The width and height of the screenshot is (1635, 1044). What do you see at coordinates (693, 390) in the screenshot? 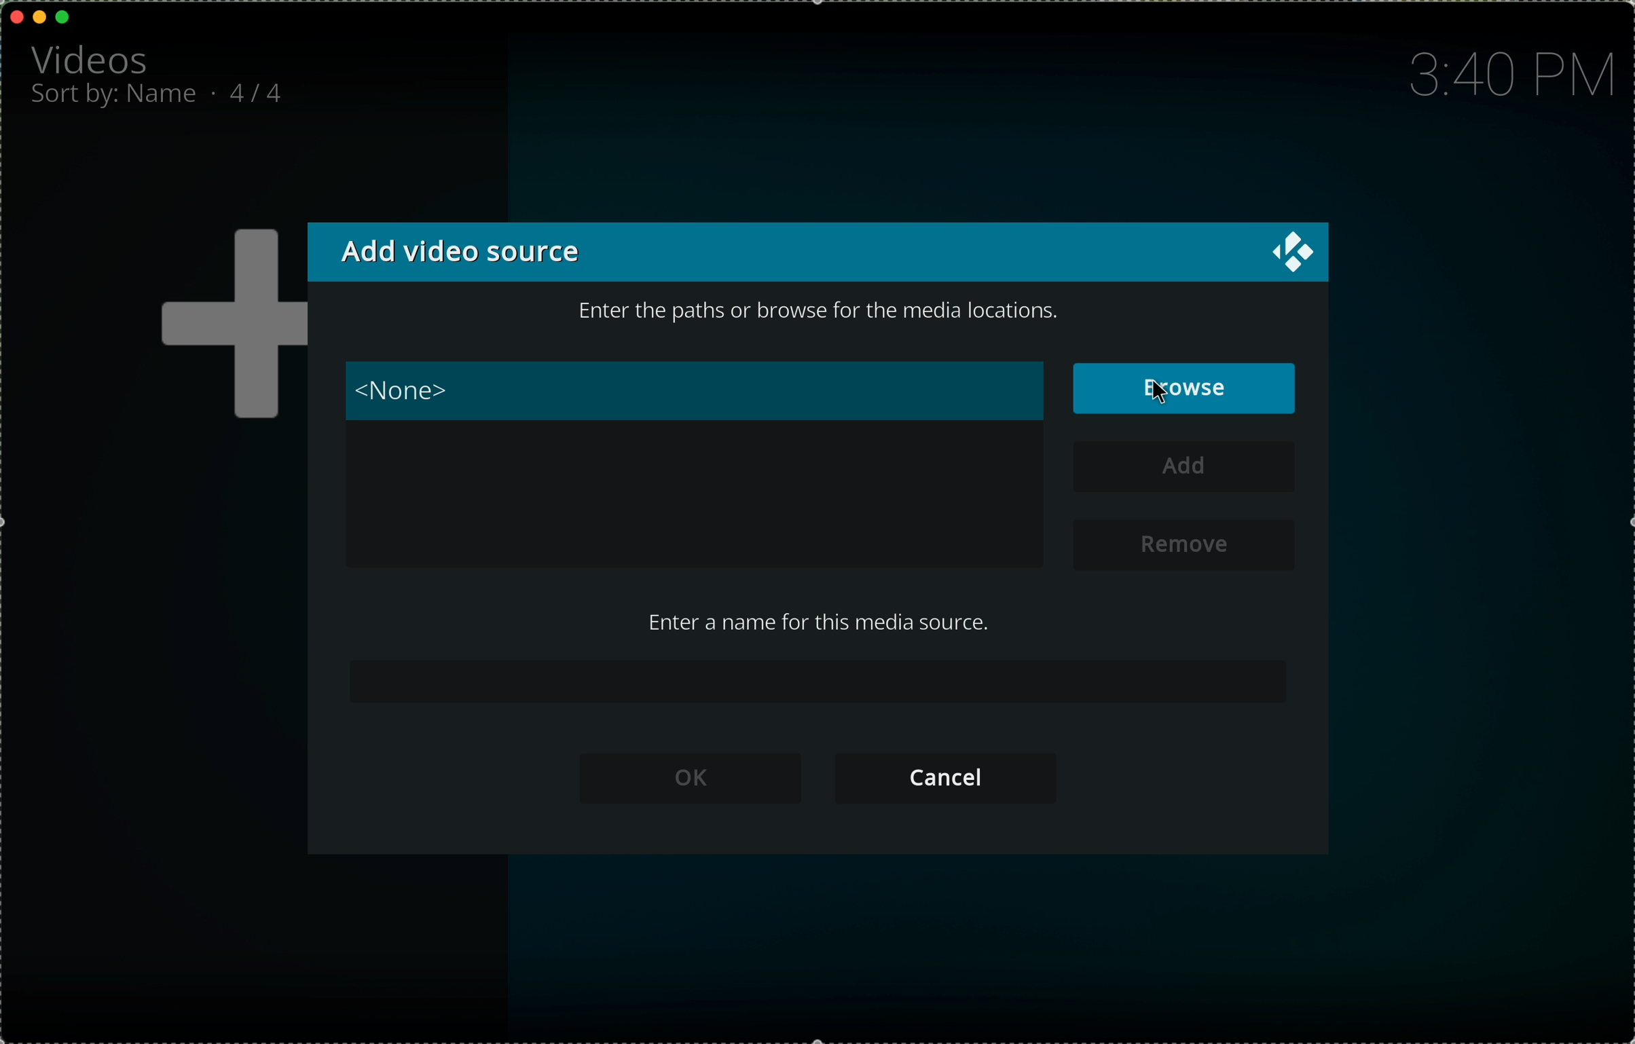
I see `none` at bounding box center [693, 390].